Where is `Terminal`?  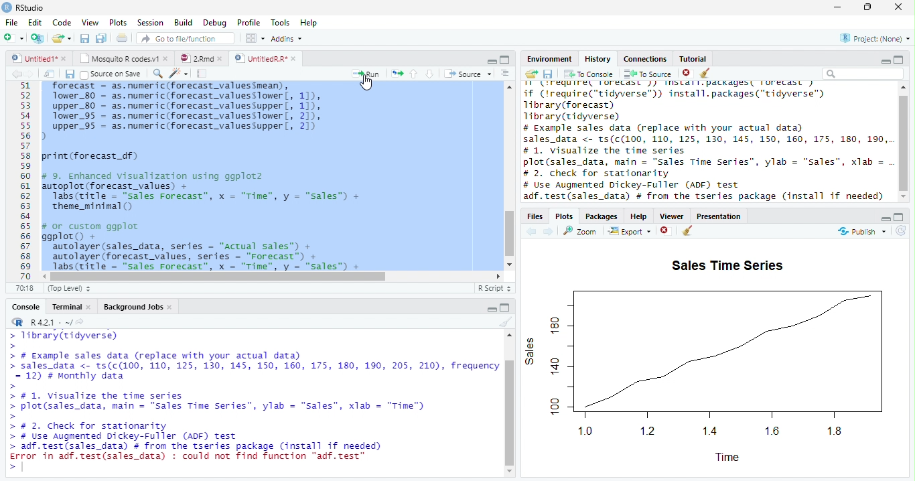 Terminal is located at coordinates (71, 306).